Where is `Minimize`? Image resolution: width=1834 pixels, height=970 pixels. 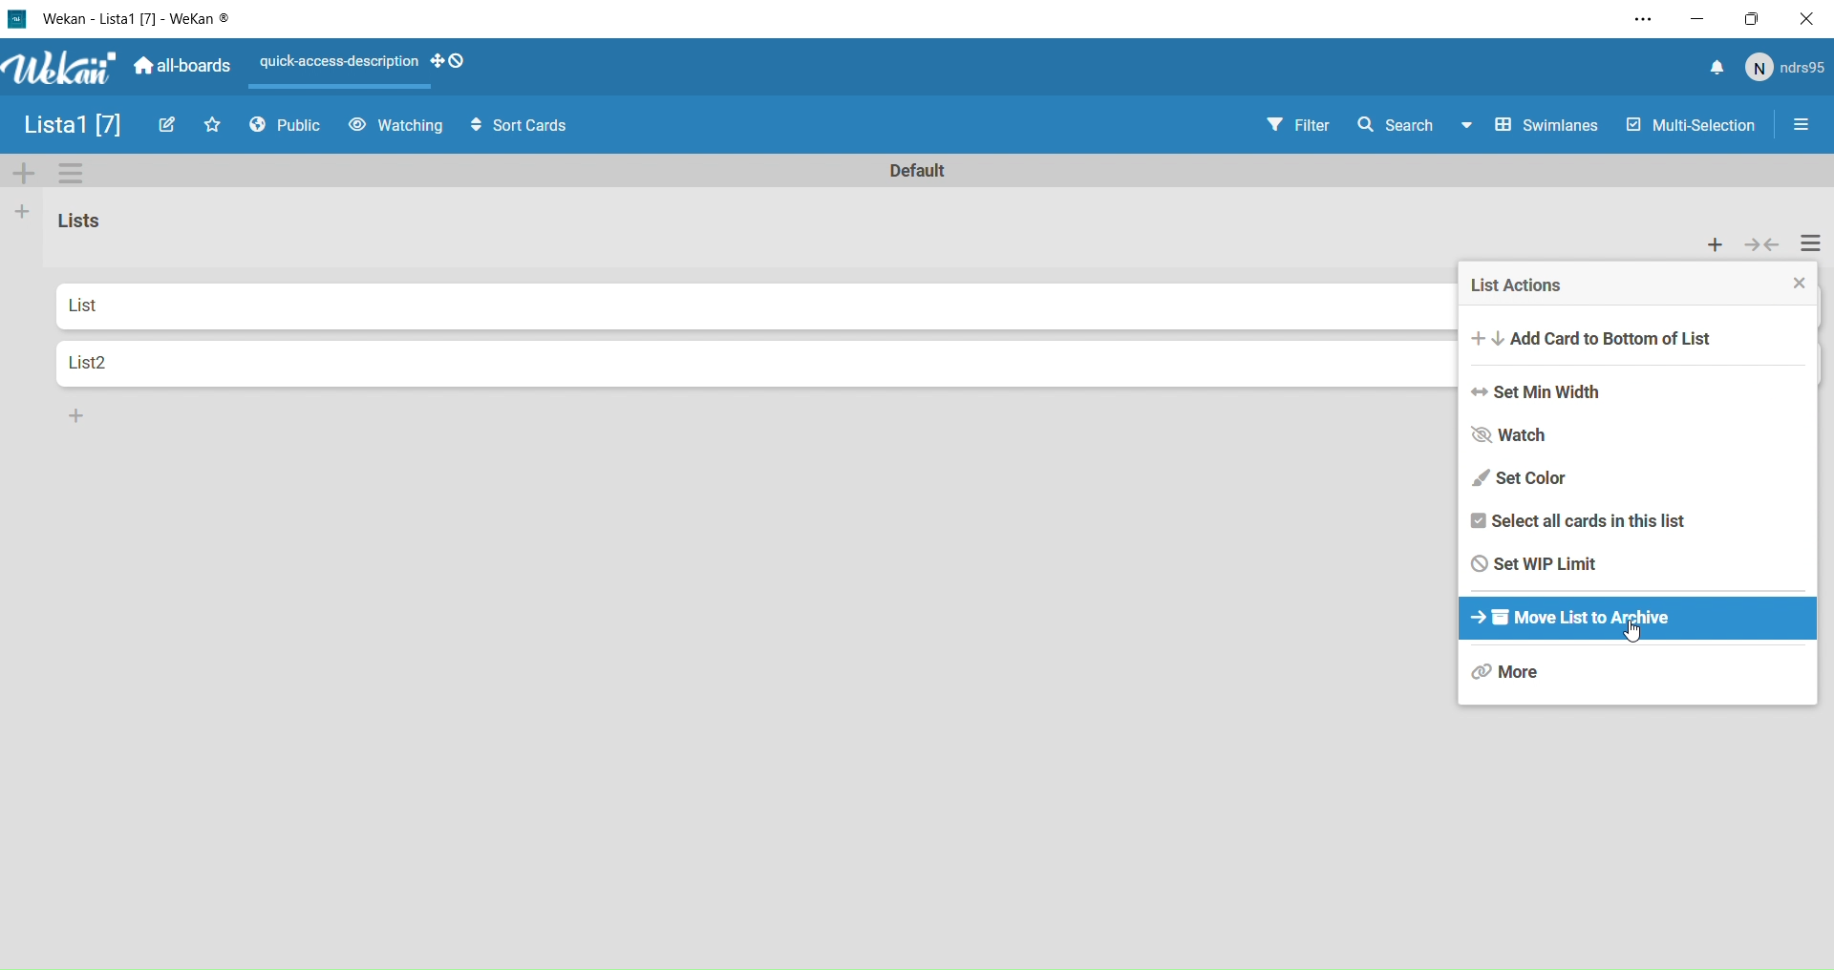
Minimize is located at coordinates (1695, 19).